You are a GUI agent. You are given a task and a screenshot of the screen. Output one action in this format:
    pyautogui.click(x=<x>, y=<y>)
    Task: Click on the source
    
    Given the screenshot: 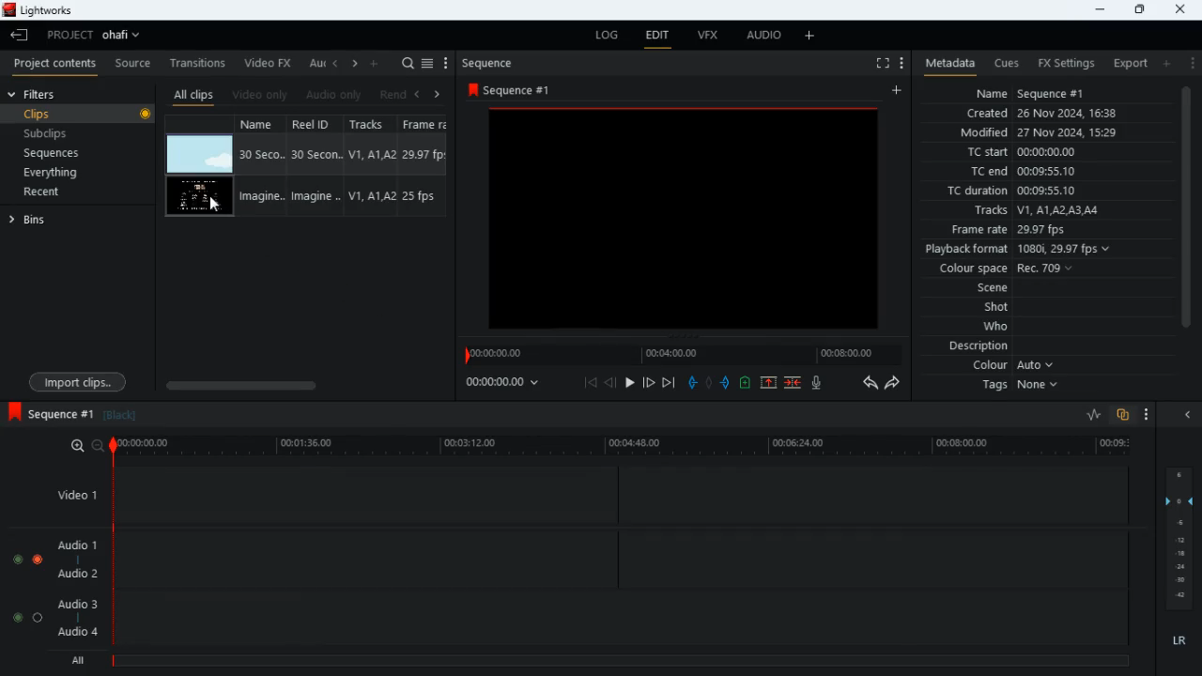 What is the action you would take?
    pyautogui.click(x=132, y=64)
    